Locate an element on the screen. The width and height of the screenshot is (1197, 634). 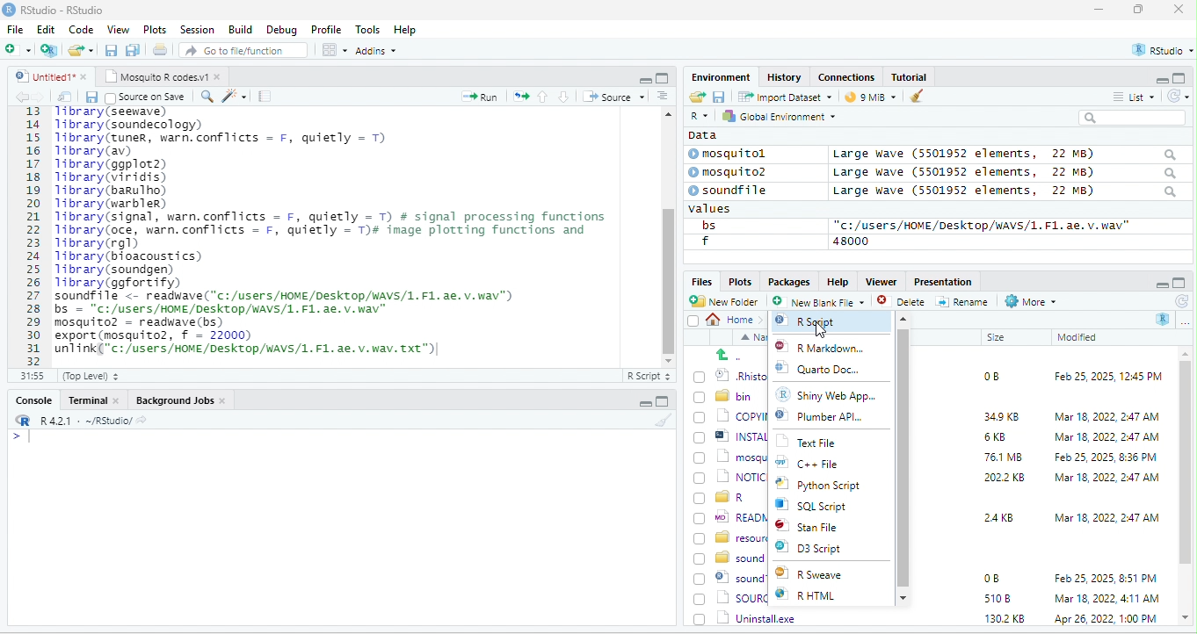
rstudio is located at coordinates (1159, 51).